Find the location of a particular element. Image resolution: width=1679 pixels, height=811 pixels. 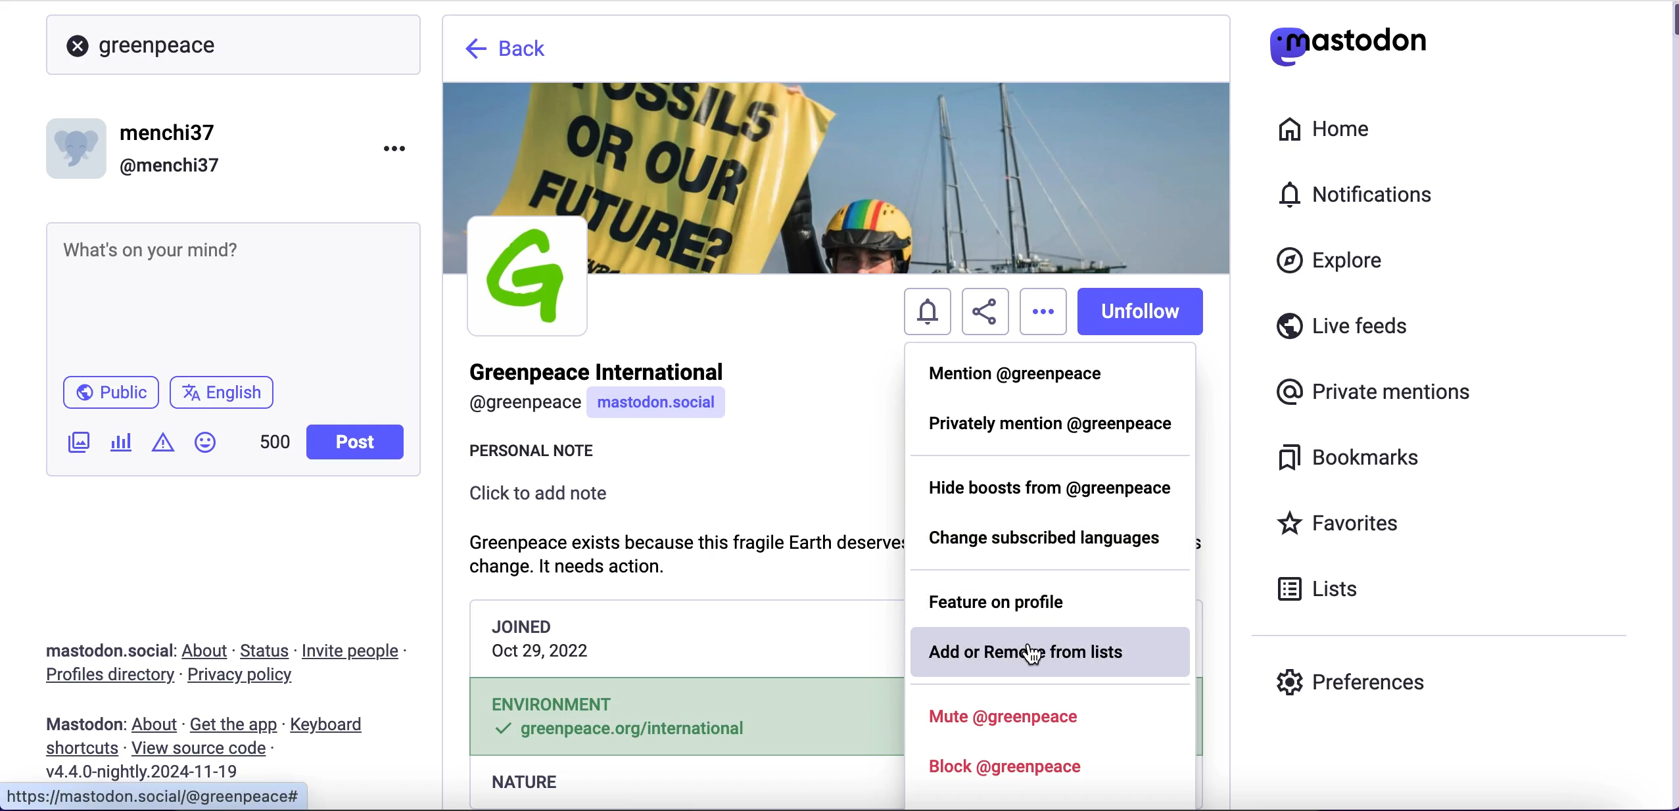

post what's n your mind is located at coordinates (234, 296).